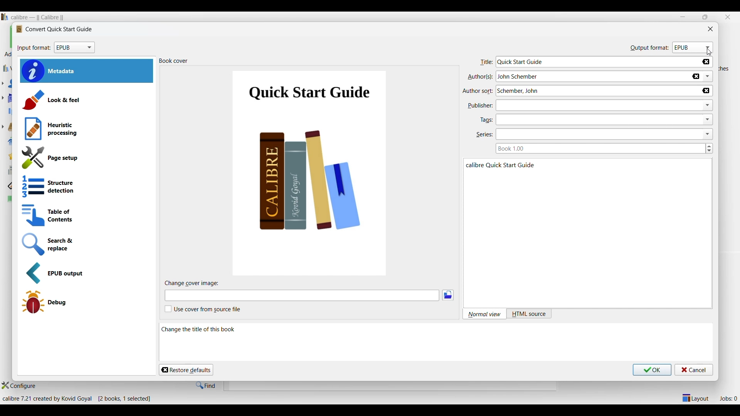 Image resolution: width=740 pixels, height=416 pixels. What do you see at coordinates (598, 119) in the screenshot?
I see `Type in tags` at bounding box center [598, 119].